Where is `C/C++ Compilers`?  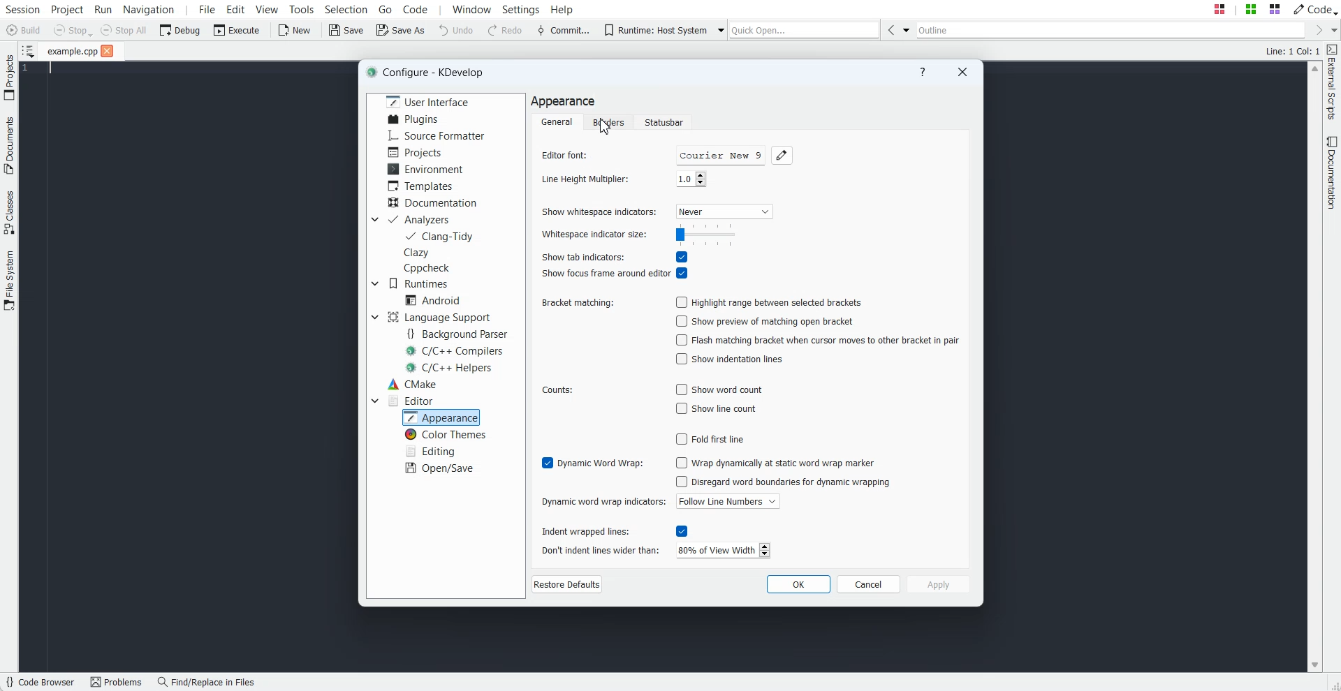
C/C++ Compilers is located at coordinates (456, 350).